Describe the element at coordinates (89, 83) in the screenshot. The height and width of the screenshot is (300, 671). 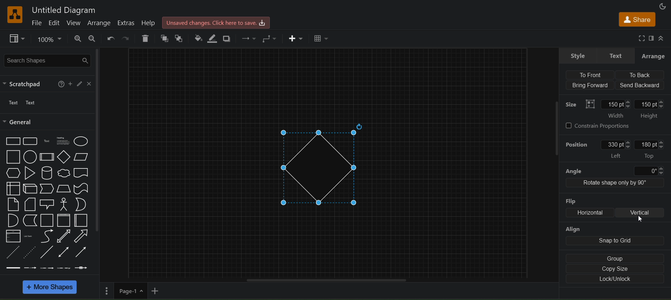
I see `close` at that location.